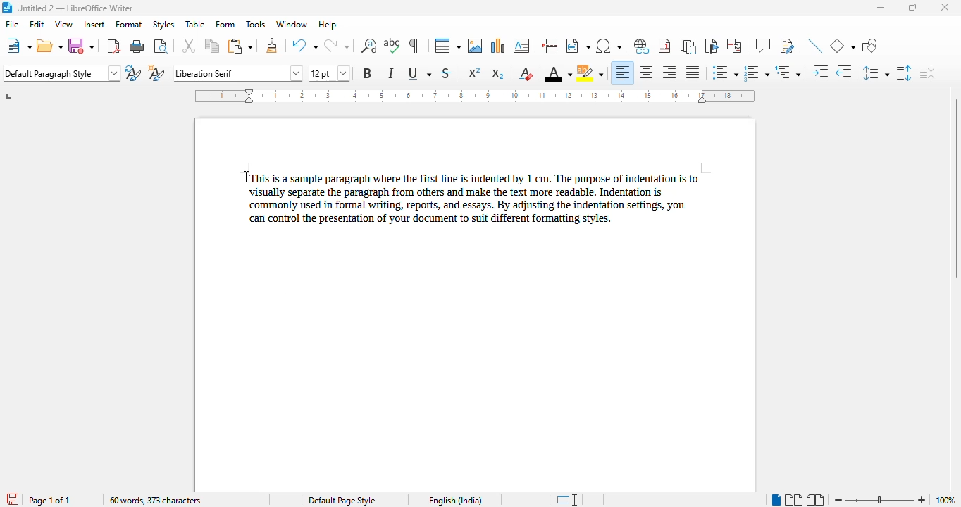  Describe the element at coordinates (446, 73) in the screenshot. I see `strikethrough` at that location.